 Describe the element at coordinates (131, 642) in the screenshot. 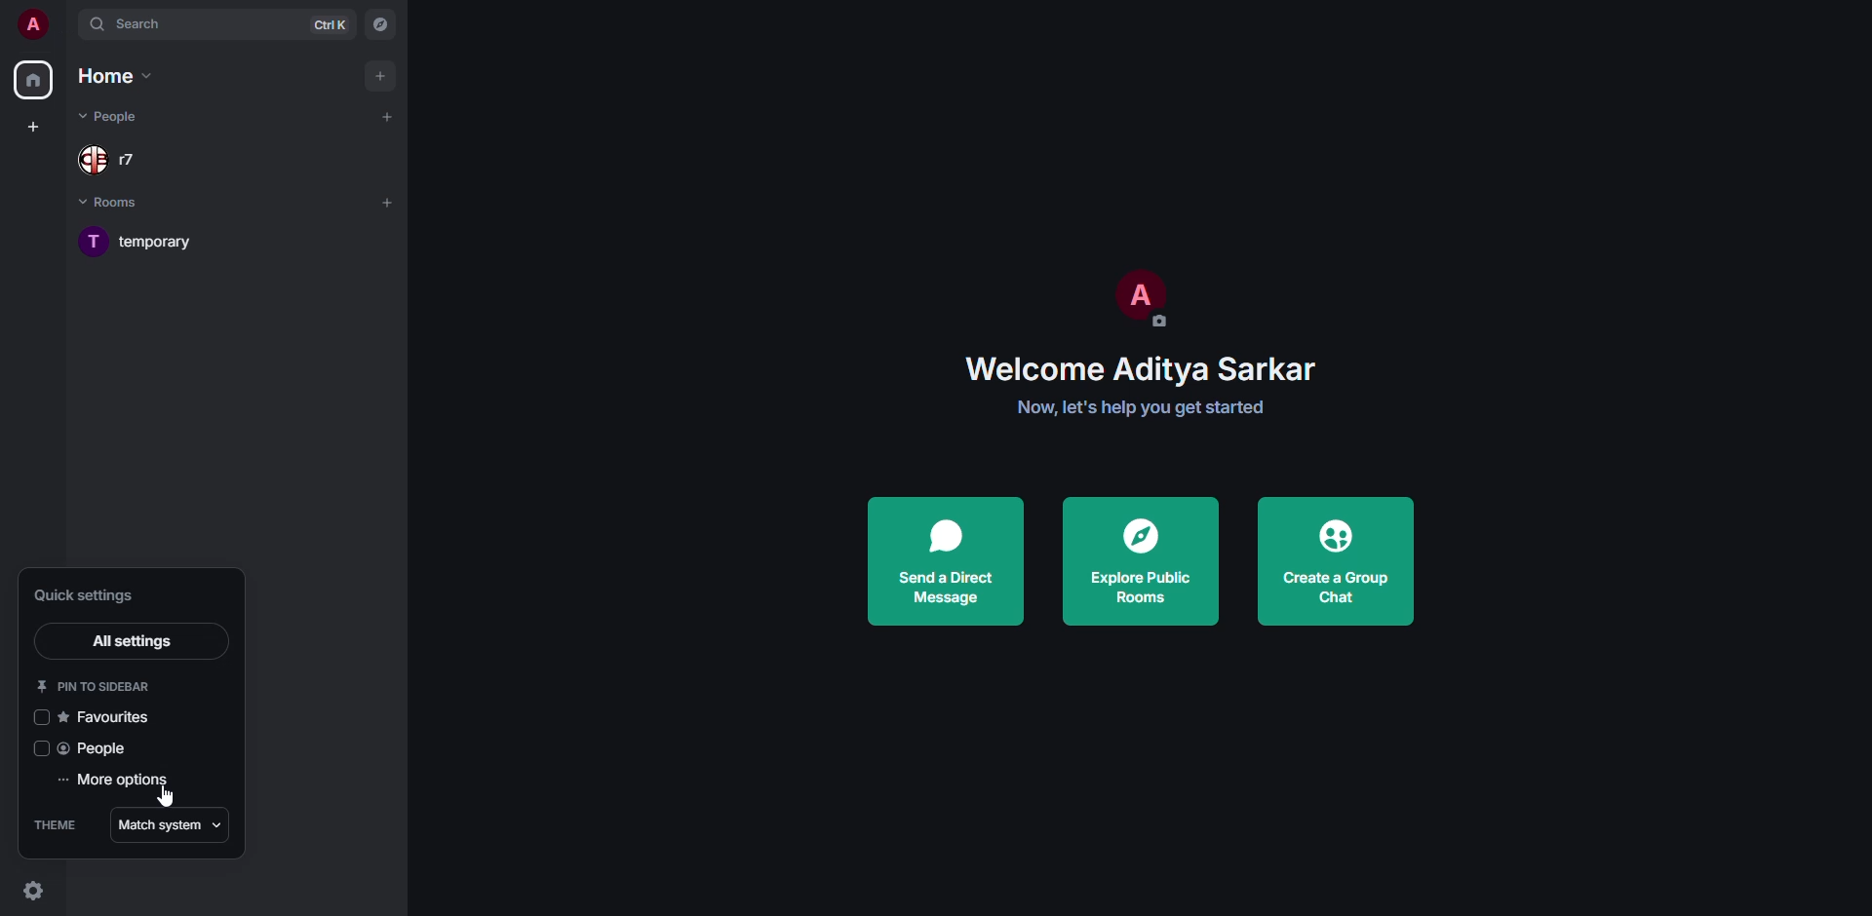

I see `all settings` at that location.